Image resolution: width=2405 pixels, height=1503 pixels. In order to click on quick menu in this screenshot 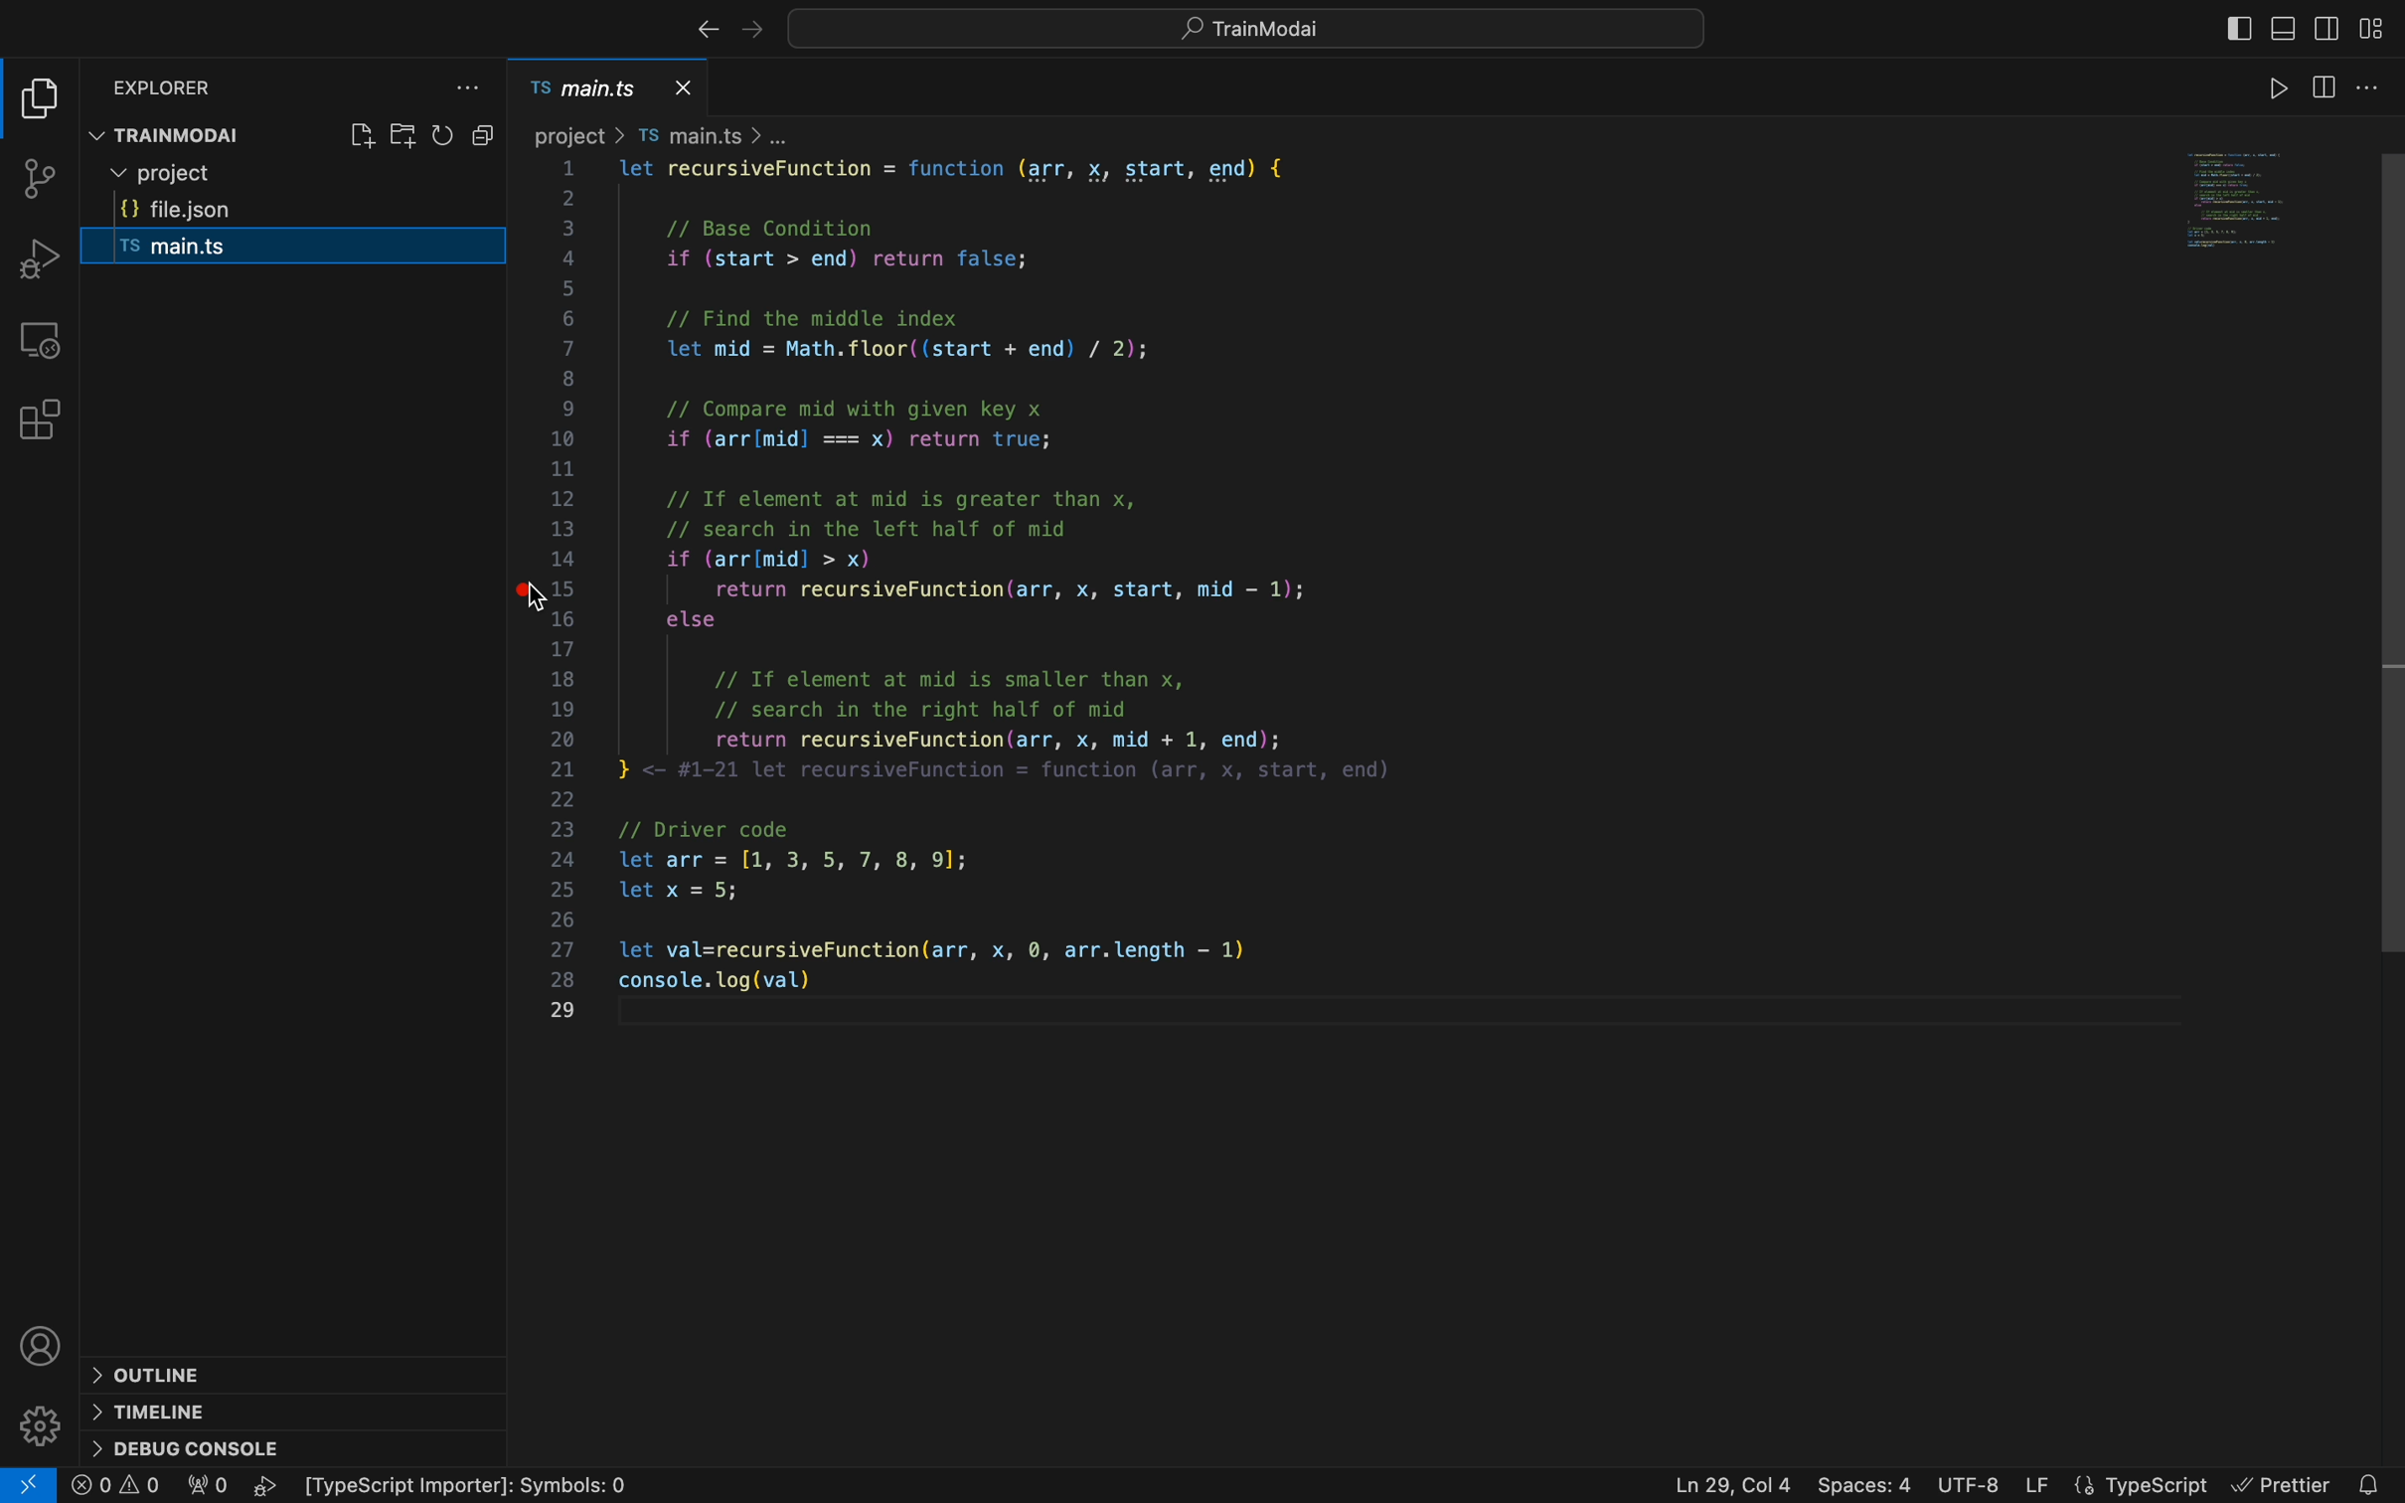, I will do `click(1239, 31)`.